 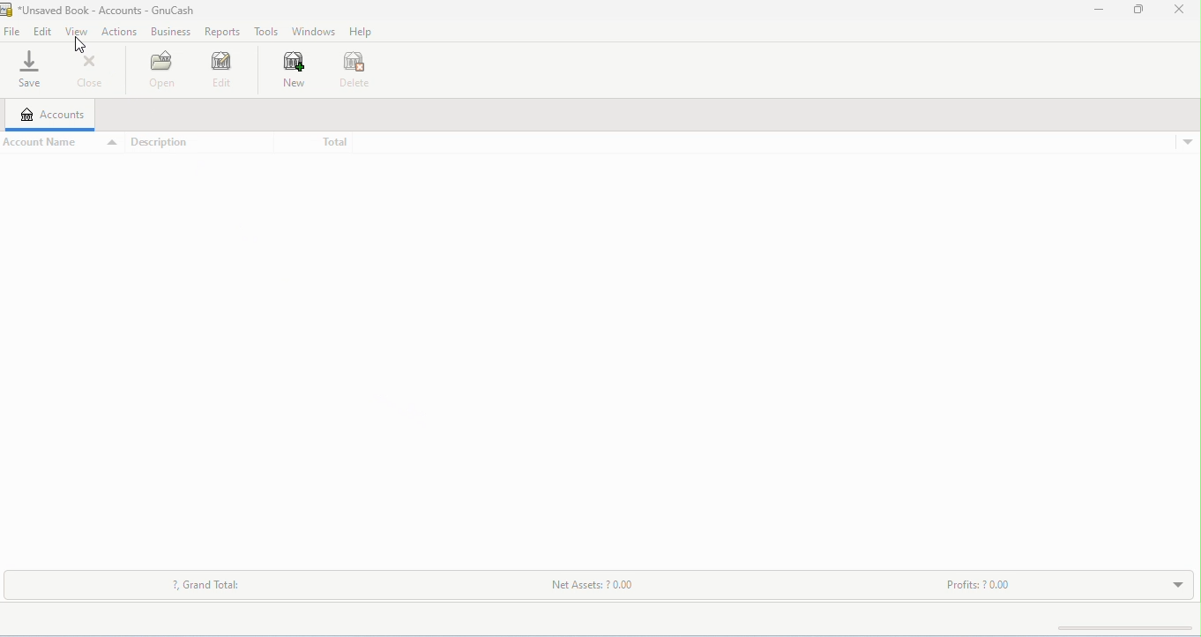 What do you see at coordinates (1136, 9) in the screenshot?
I see `maximize` at bounding box center [1136, 9].